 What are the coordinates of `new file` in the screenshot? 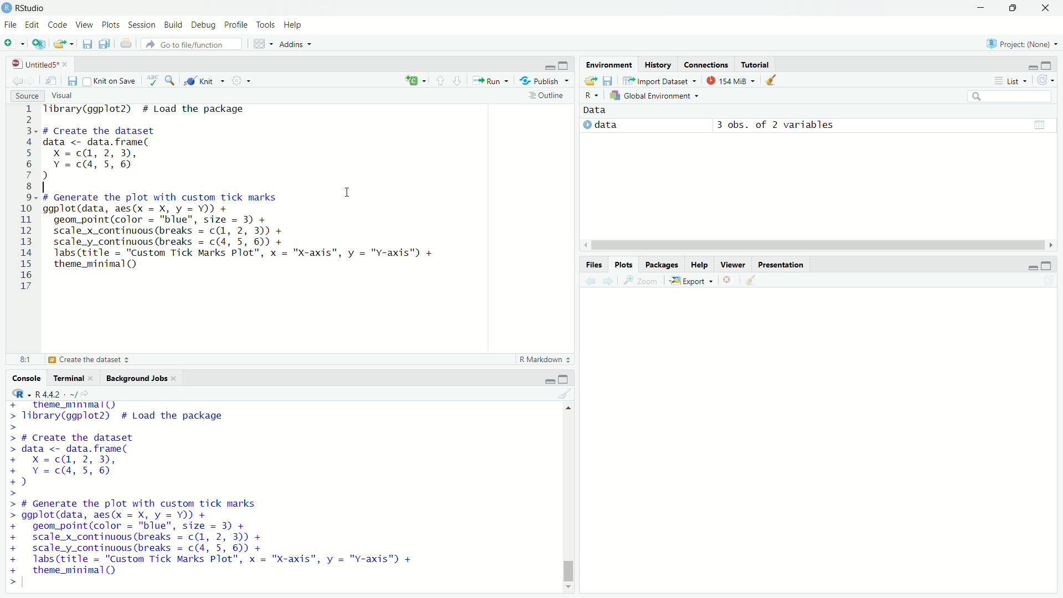 It's located at (14, 44).